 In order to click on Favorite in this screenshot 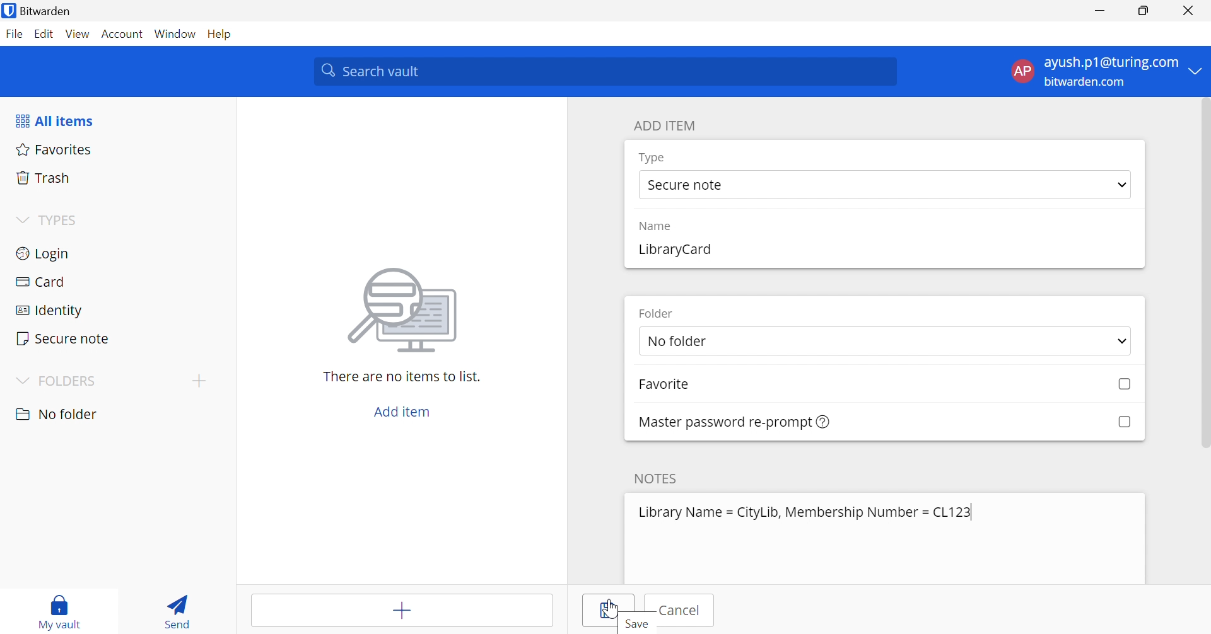, I will do `click(667, 386)`.